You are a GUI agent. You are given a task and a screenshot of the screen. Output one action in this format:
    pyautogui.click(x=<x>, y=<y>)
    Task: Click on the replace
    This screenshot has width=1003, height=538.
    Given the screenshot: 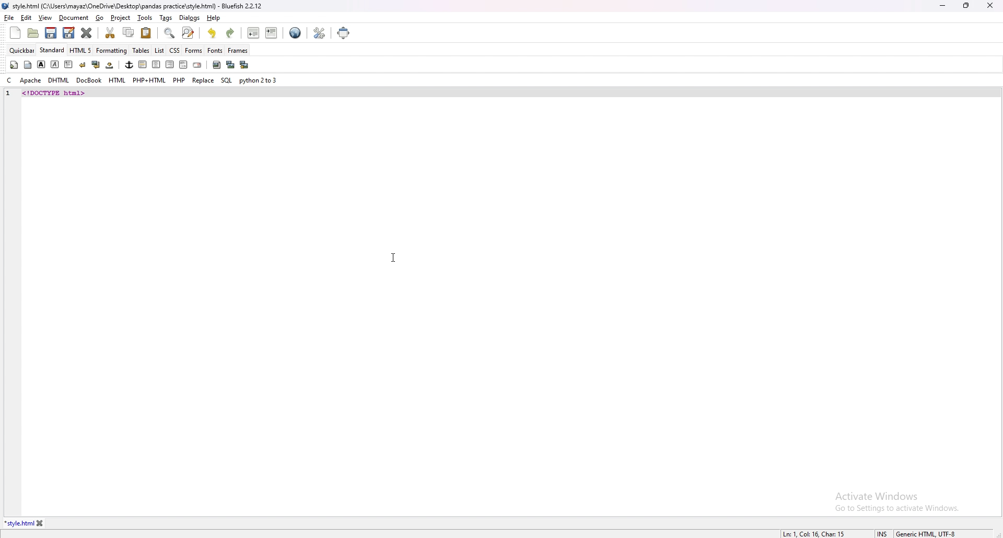 What is the action you would take?
    pyautogui.click(x=203, y=80)
    